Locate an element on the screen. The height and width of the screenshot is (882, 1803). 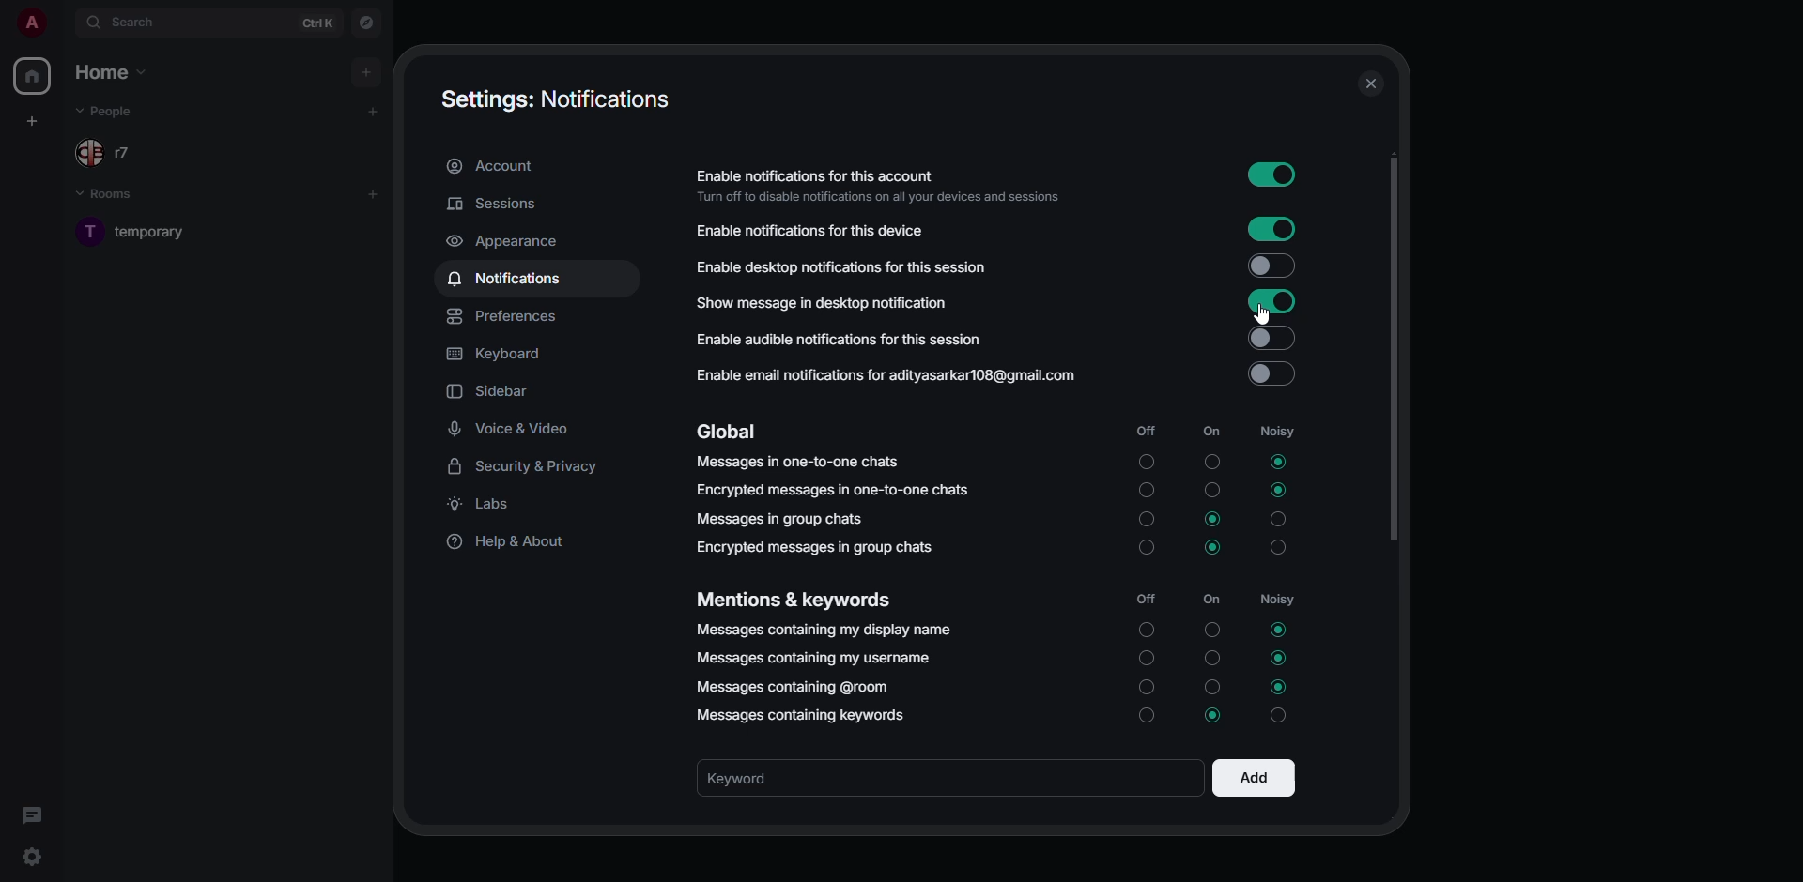
show message in desktop notification is located at coordinates (823, 303).